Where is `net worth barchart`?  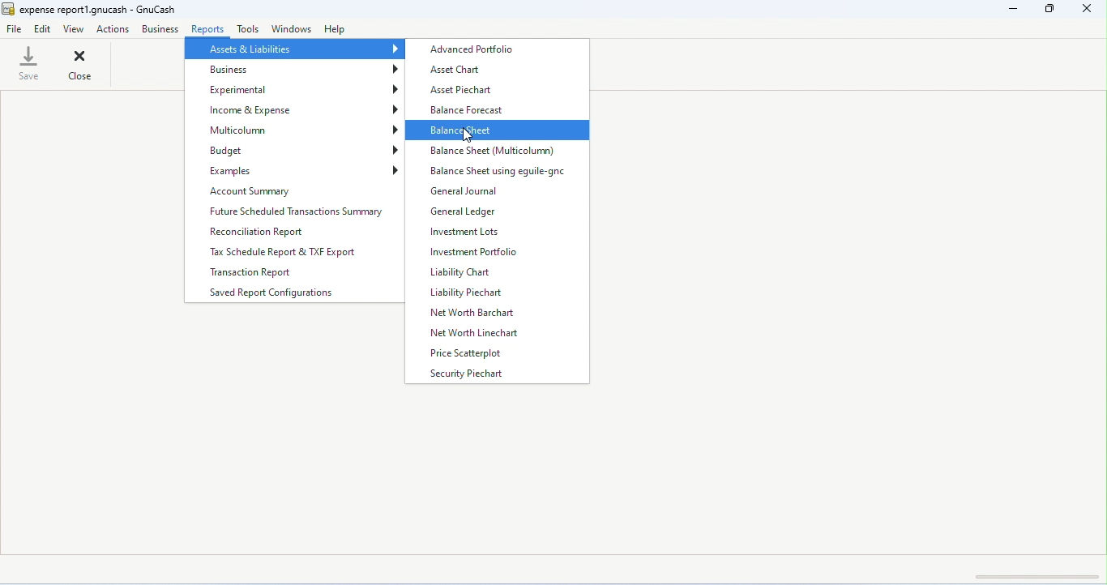 net worth barchart is located at coordinates (474, 313).